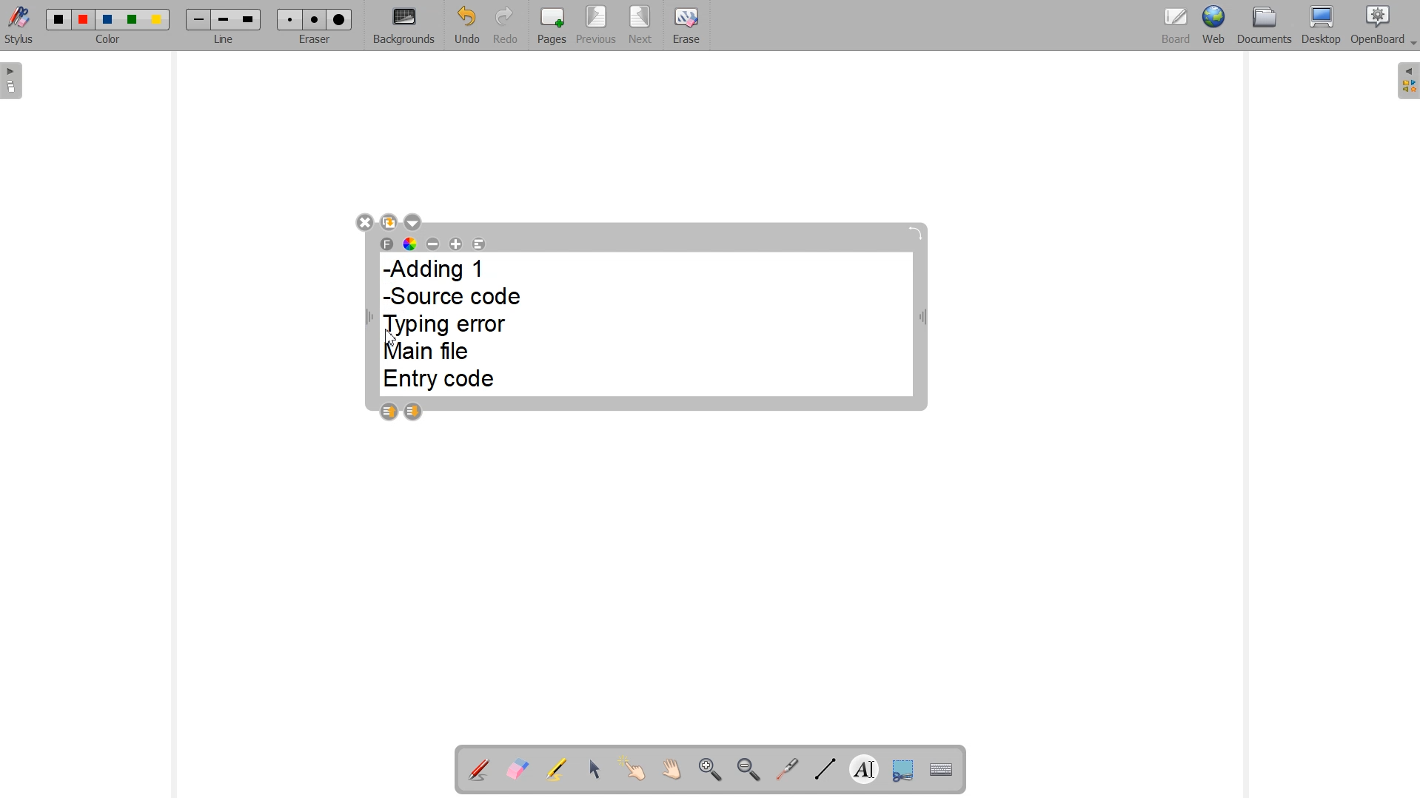 This screenshot has width=1420, height=798. What do you see at coordinates (290, 19) in the screenshot?
I see `Small eraser` at bounding box center [290, 19].